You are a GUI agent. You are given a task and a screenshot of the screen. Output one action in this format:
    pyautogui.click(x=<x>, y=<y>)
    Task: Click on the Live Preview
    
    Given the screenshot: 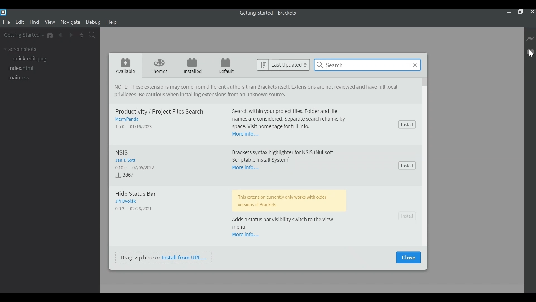 What is the action you would take?
    pyautogui.click(x=531, y=38)
    